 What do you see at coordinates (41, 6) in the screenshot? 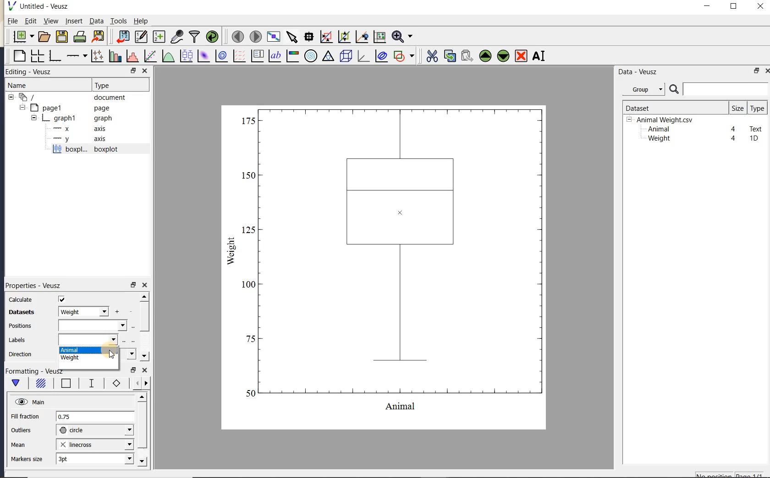
I see `Untitled-Veusz` at bounding box center [41, 6].